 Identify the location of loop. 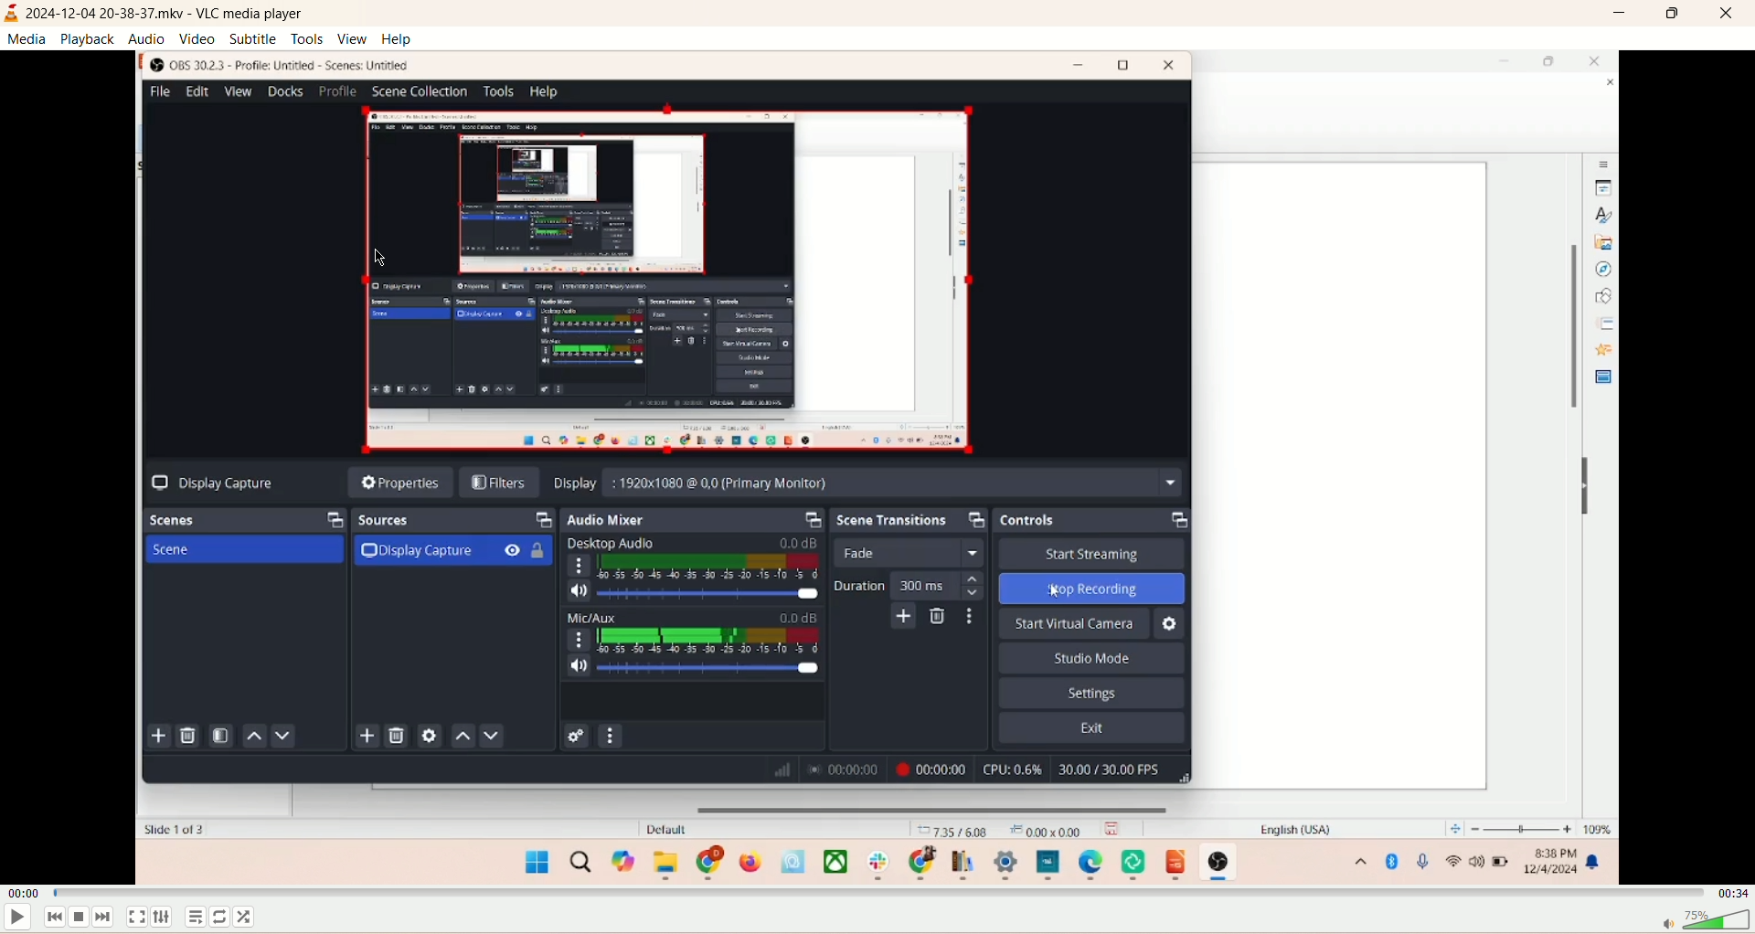
(220, 917).